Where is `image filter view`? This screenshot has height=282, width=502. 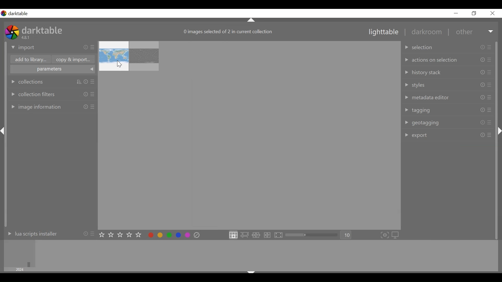 image filter view is located at coordinates (19, 253).